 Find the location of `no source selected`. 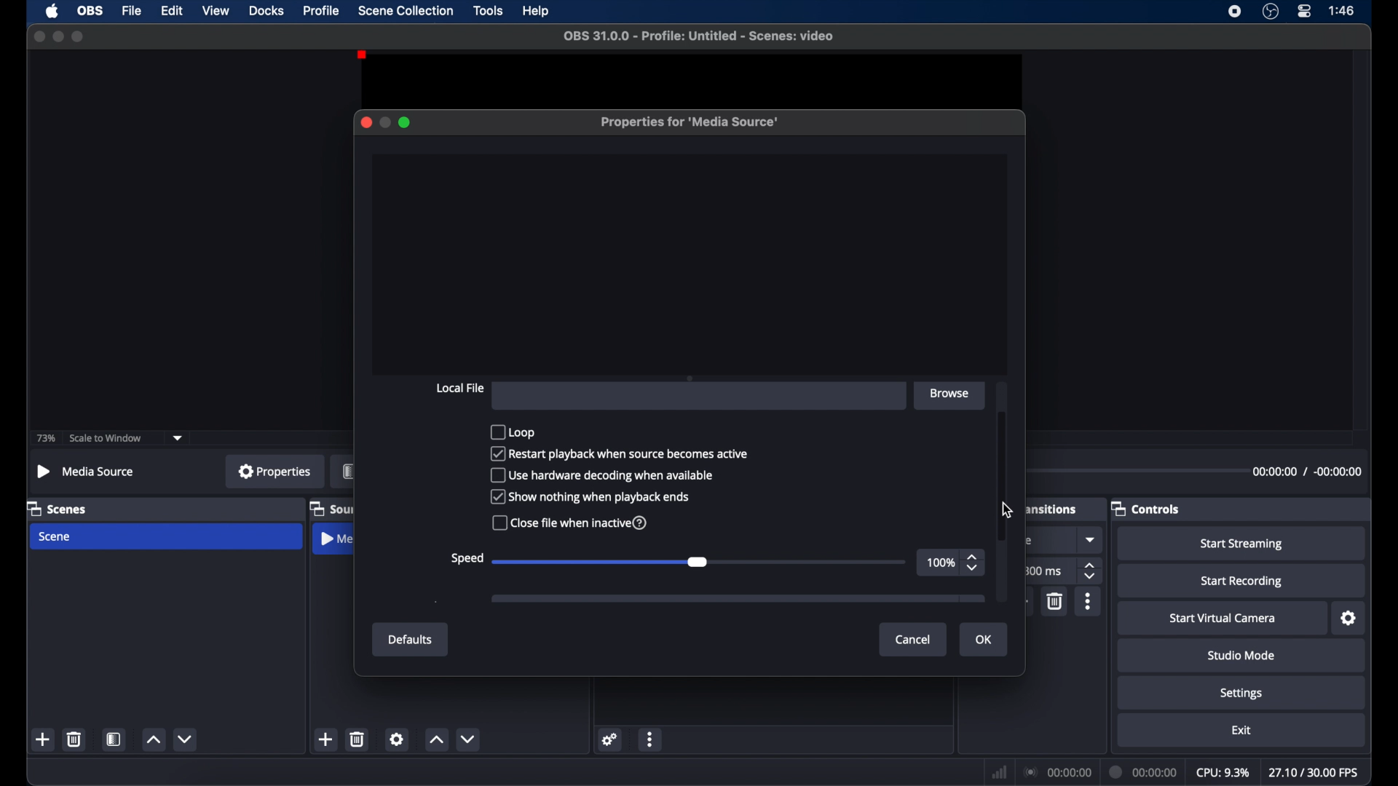

no source selected is located at coordinates (86, 472).